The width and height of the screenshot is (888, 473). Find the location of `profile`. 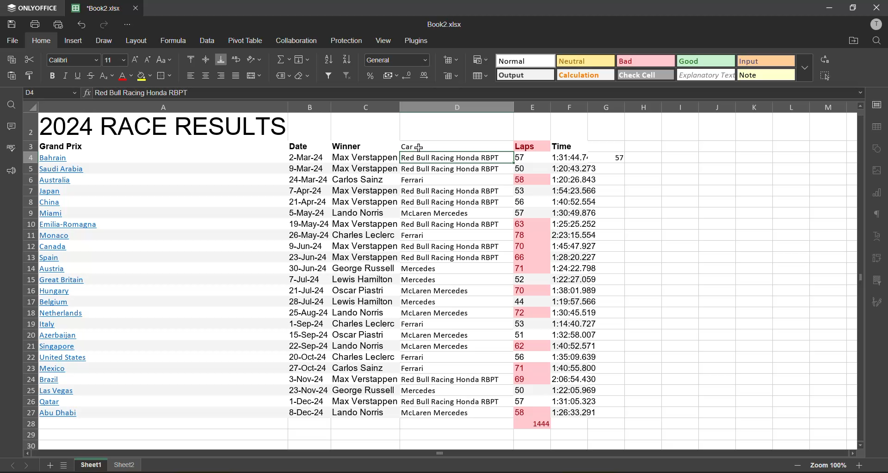

profile is located at coordinates (876, 24).